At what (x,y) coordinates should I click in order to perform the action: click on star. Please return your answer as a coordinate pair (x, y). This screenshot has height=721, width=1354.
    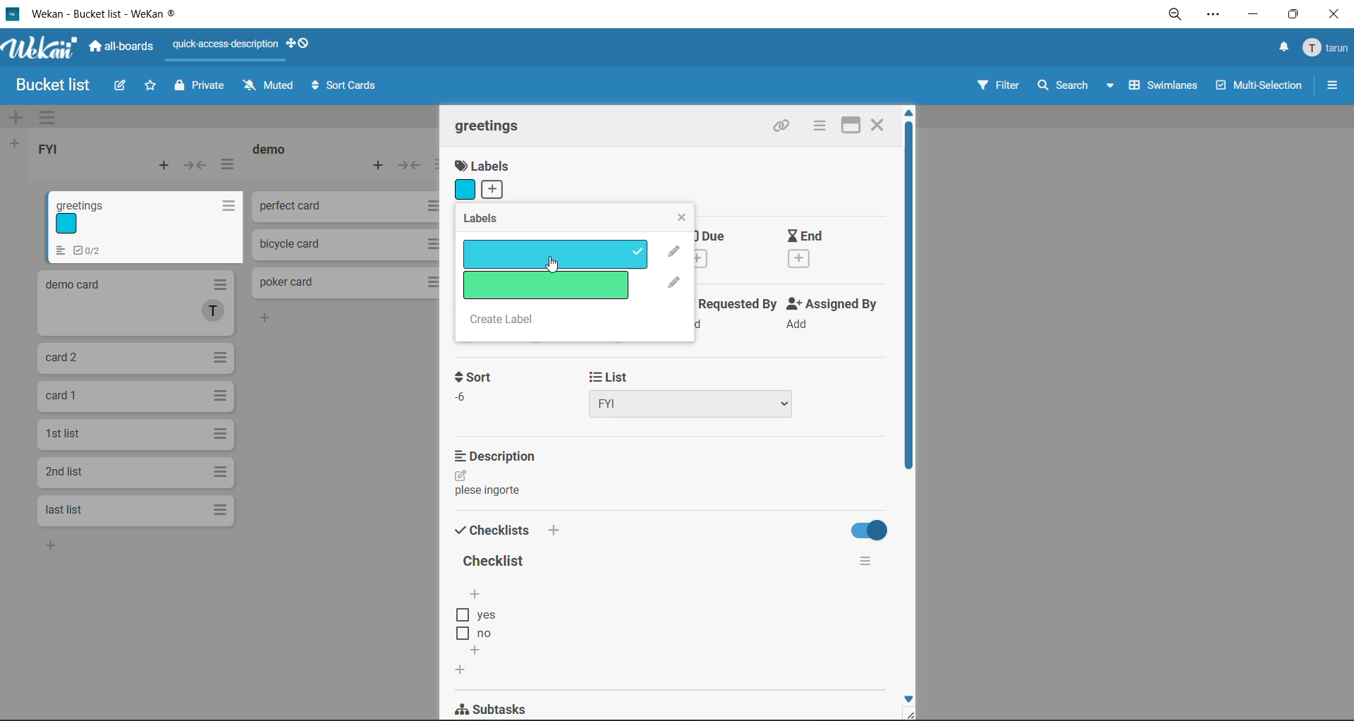
    Looking at the image, I should click on (151, 87).